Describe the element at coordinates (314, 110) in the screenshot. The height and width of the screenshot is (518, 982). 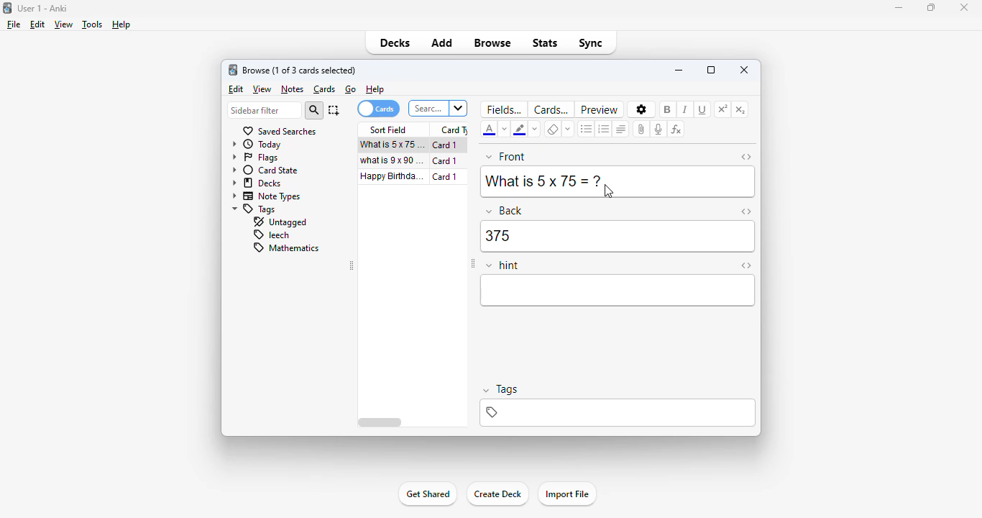
I see `search` at that location.